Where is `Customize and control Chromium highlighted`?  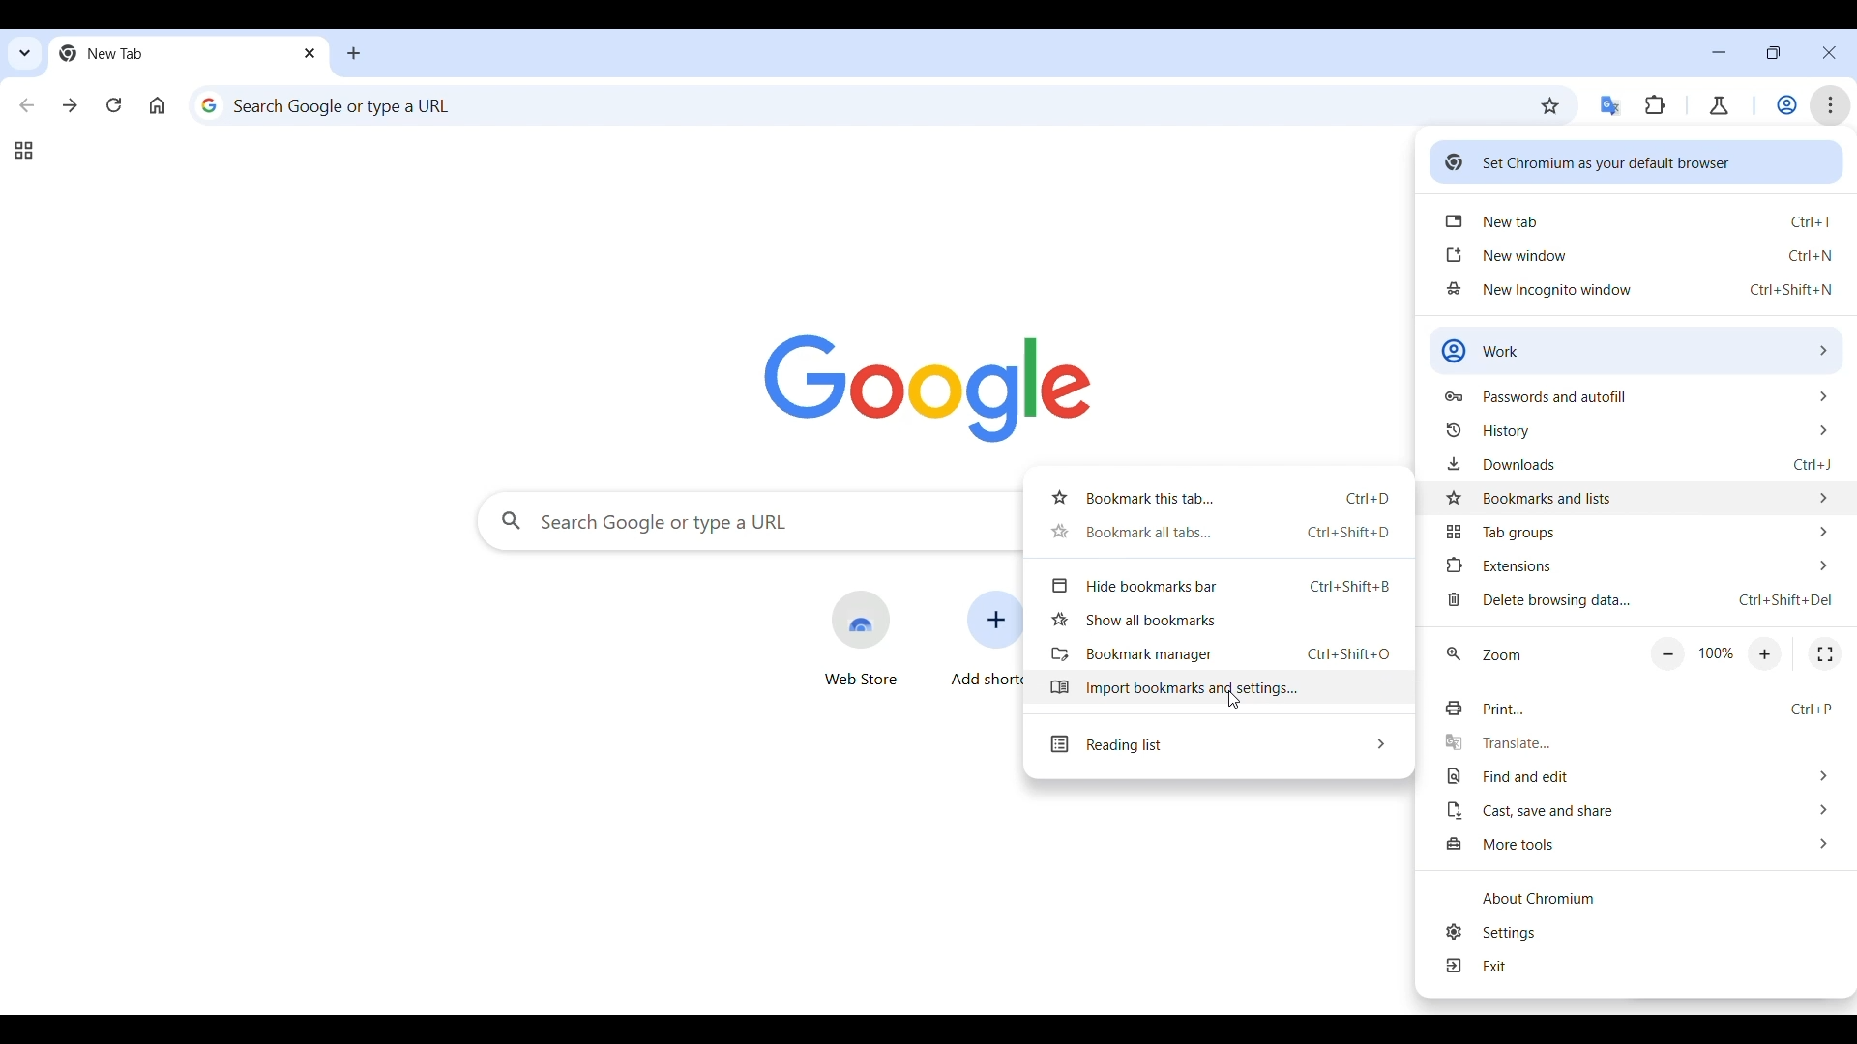 Customize and control Chromium highlighted is located at coordinates (1831, 105).